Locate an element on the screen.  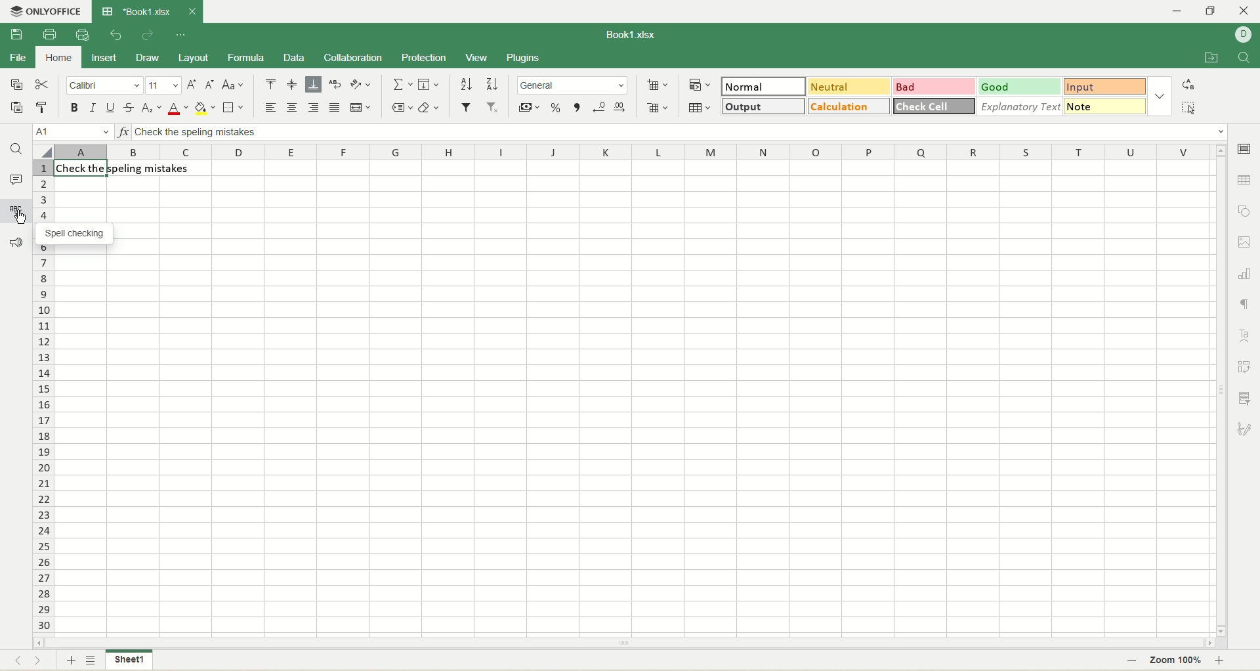
cell number is located at coordinates (41, 399).